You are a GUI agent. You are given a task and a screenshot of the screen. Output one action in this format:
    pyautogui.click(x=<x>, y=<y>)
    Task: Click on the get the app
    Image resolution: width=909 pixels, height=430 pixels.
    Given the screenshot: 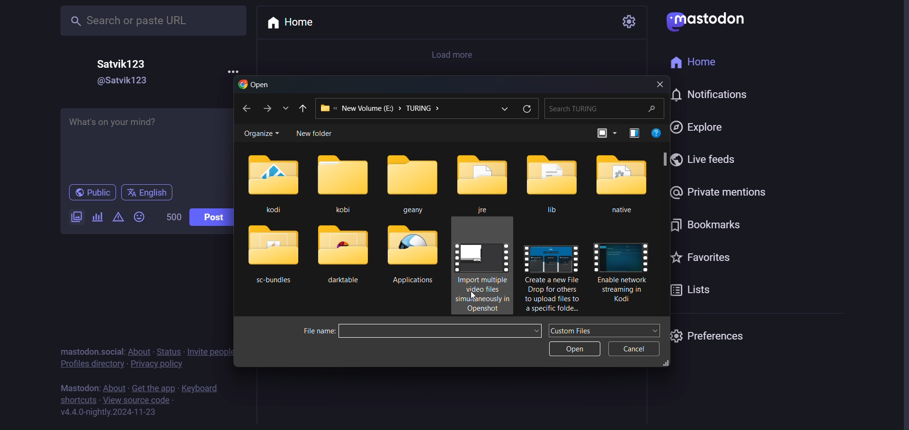 What is the action you would take?
    pyautogui.click(x=154, y=388)
    